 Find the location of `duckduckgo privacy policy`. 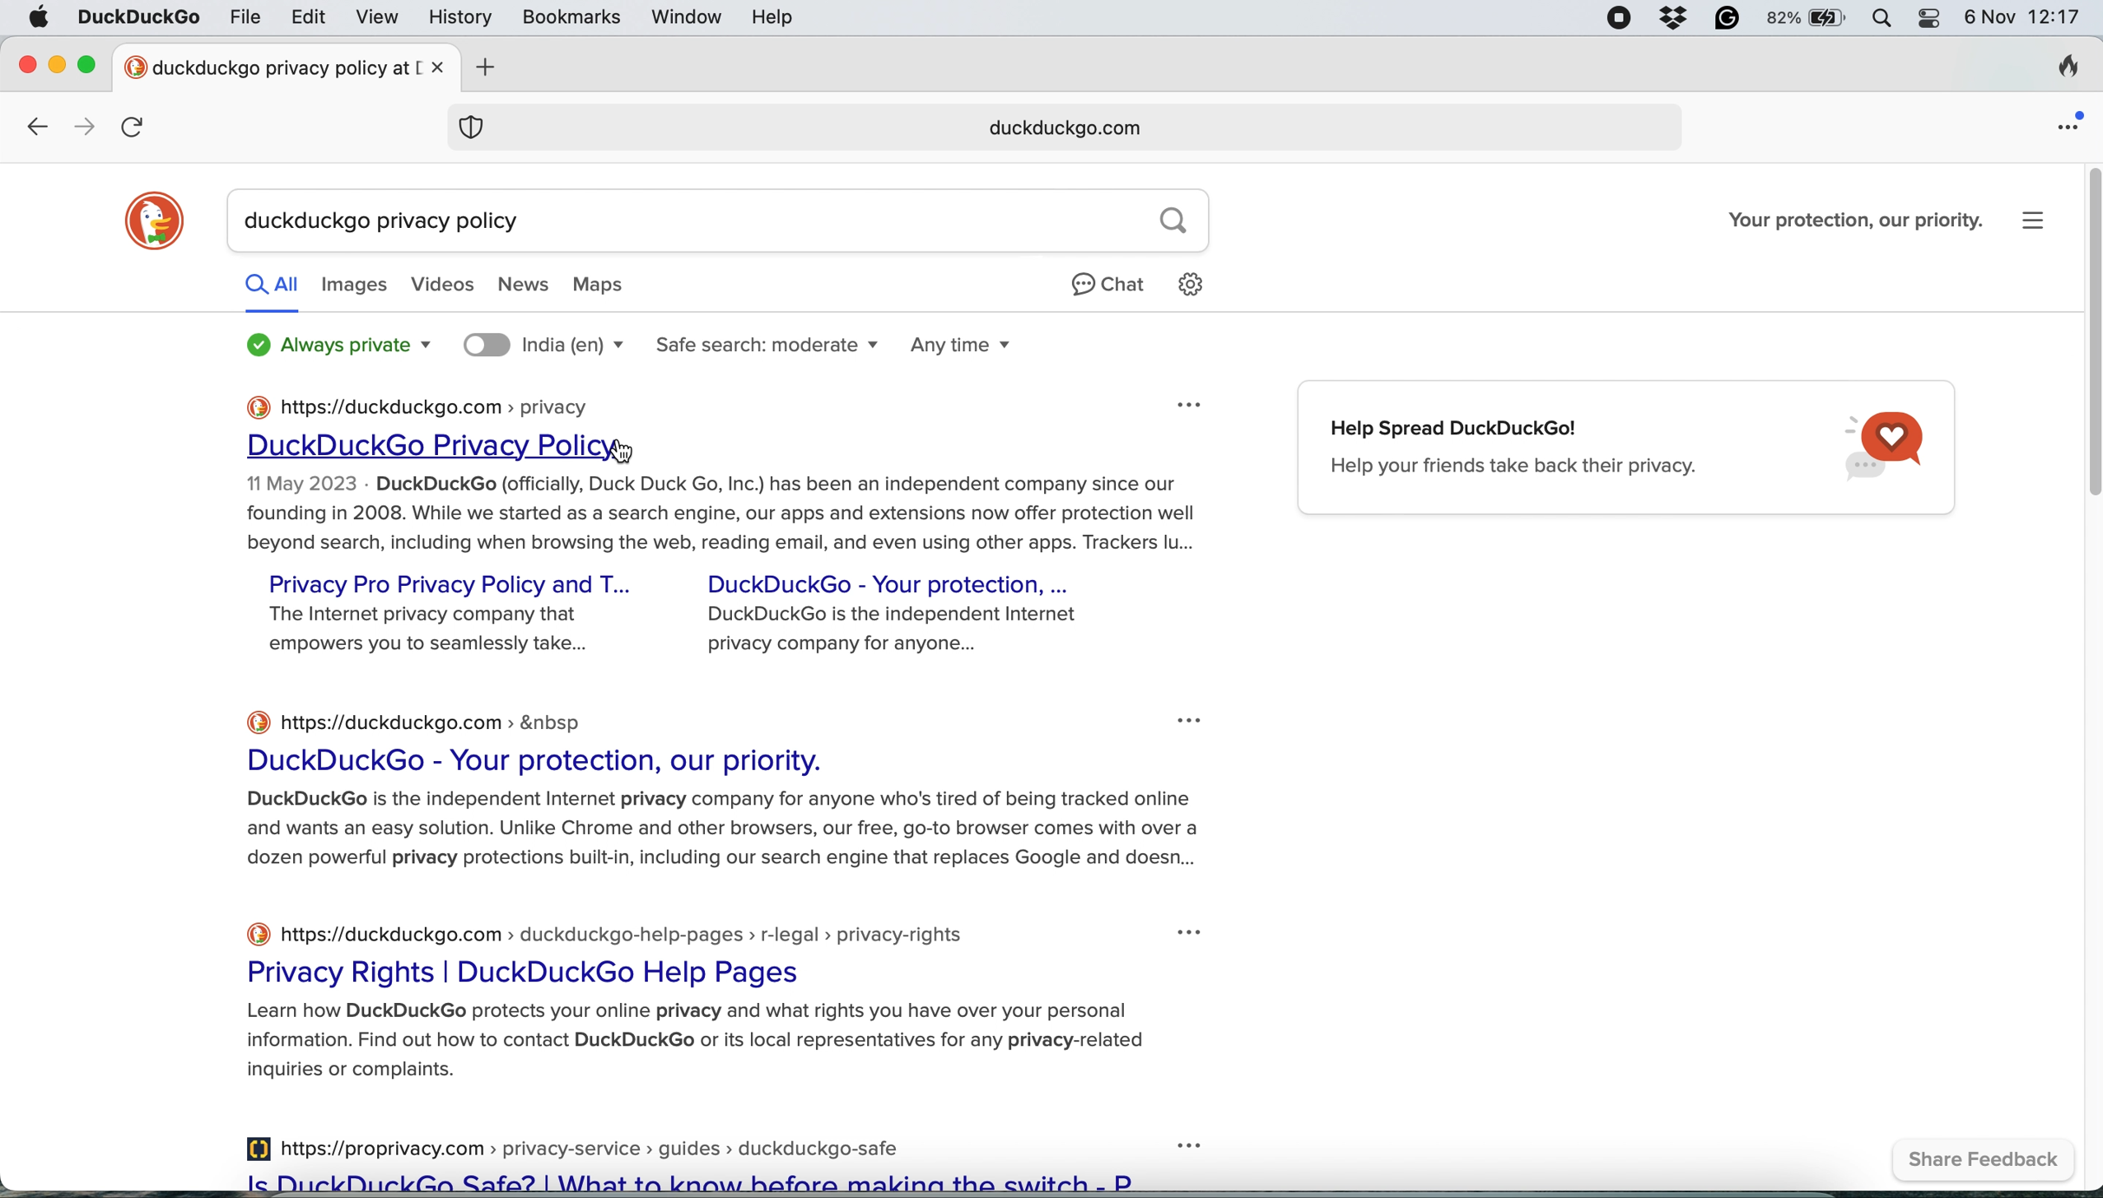

duckduckgo privacy policy is located at coordinates (417, 444).